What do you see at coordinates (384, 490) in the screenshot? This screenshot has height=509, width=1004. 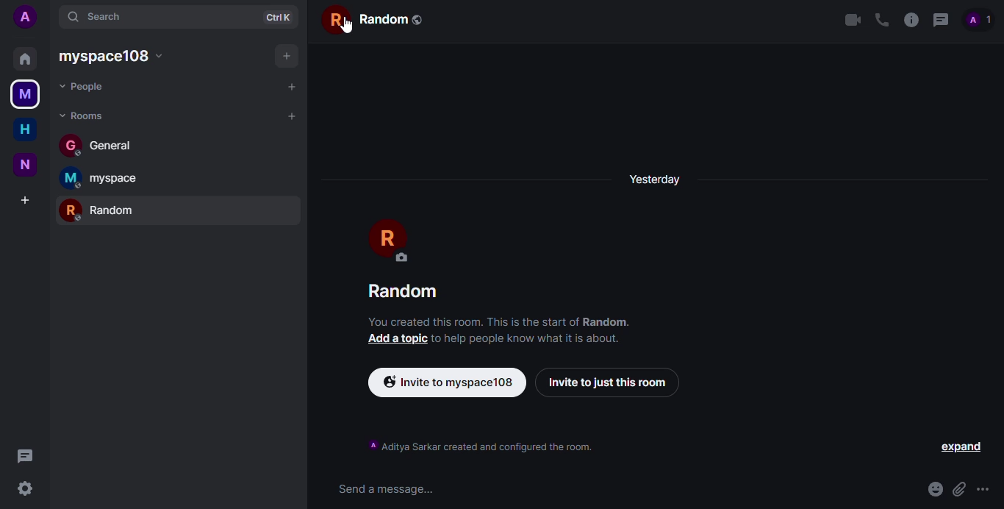 I see `send message` at bounding box center [384, 490].